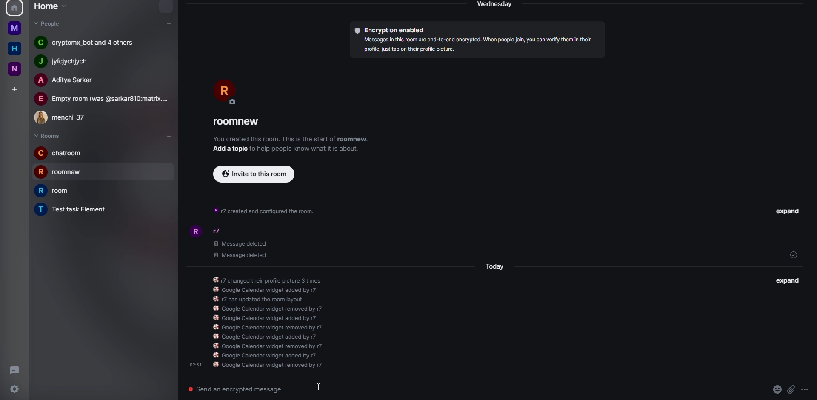 The width and height of the screenshot is (817, 400). Describe the element at coordinates (221, 232) in the screenshot. I see `people` at that location.